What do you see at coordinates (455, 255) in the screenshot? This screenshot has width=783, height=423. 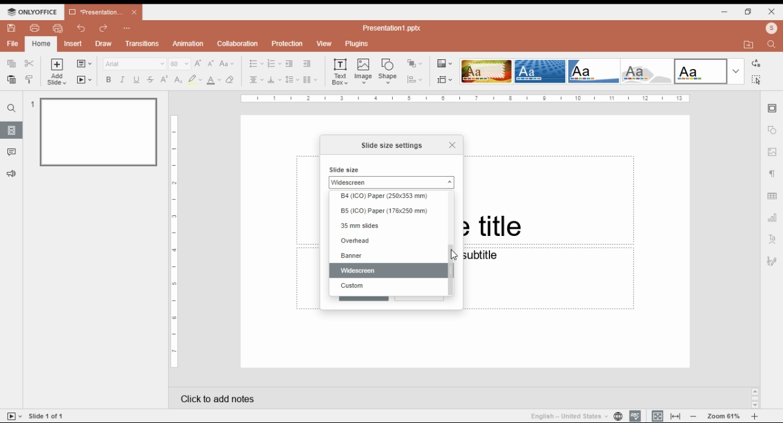 I see `Cursor` at bounding box center [455, 255].